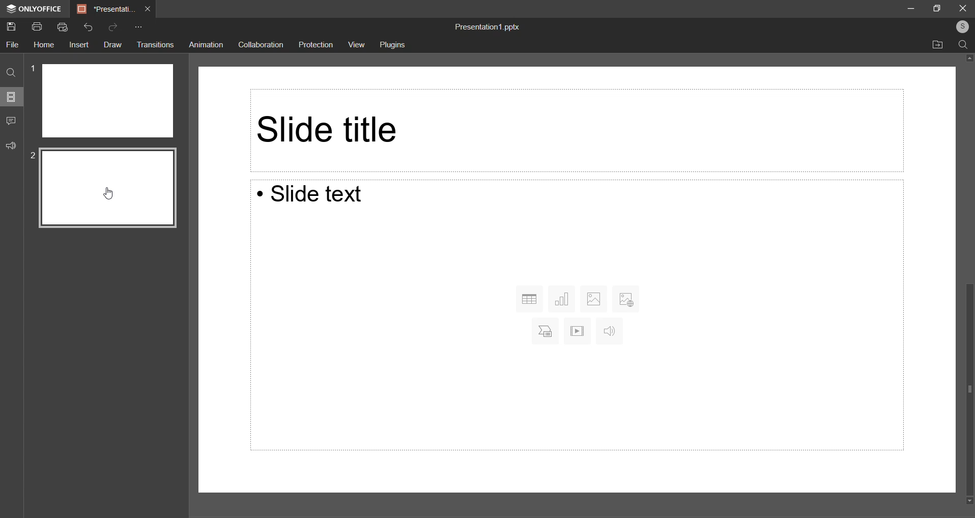 This screenshot has height=518, width=975. What do you see at coordinates (107, 101) in the screenshot?
I see `Slide 1` at bounding box center [107, 101].